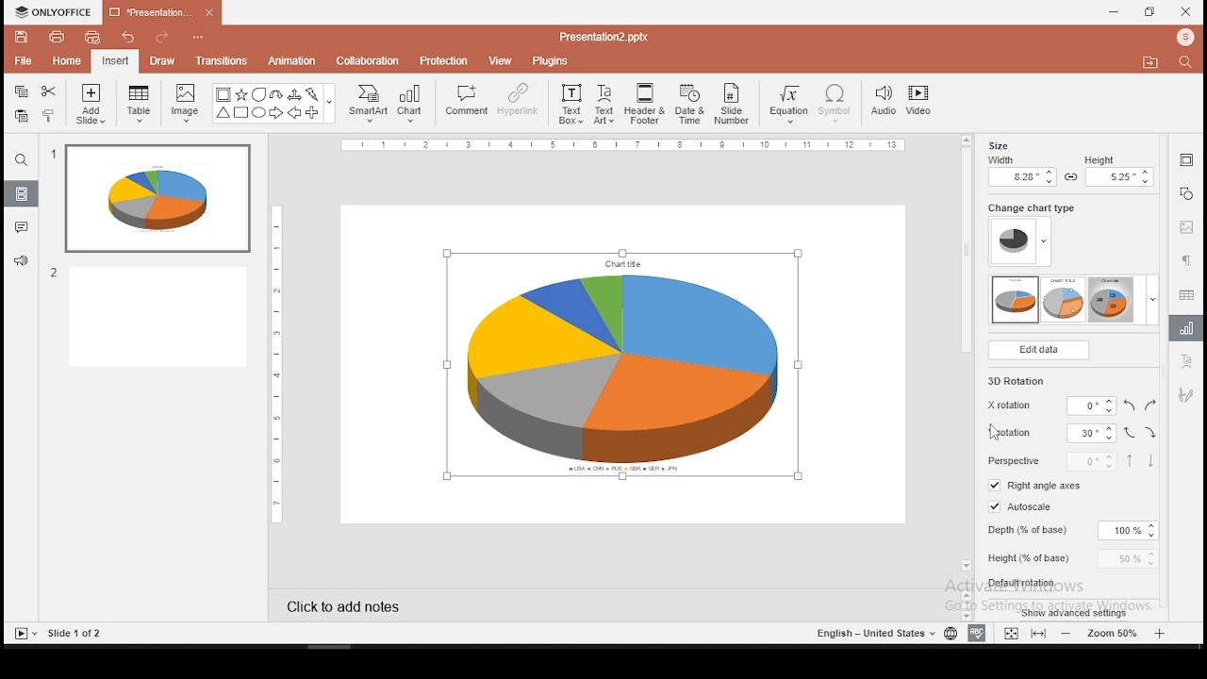 The height and width of the screenshot is (679, 1207). What do you see at coordinates (1150, 62) in the screenshot?
I see `Folder` at bounding box center [1150, 62].